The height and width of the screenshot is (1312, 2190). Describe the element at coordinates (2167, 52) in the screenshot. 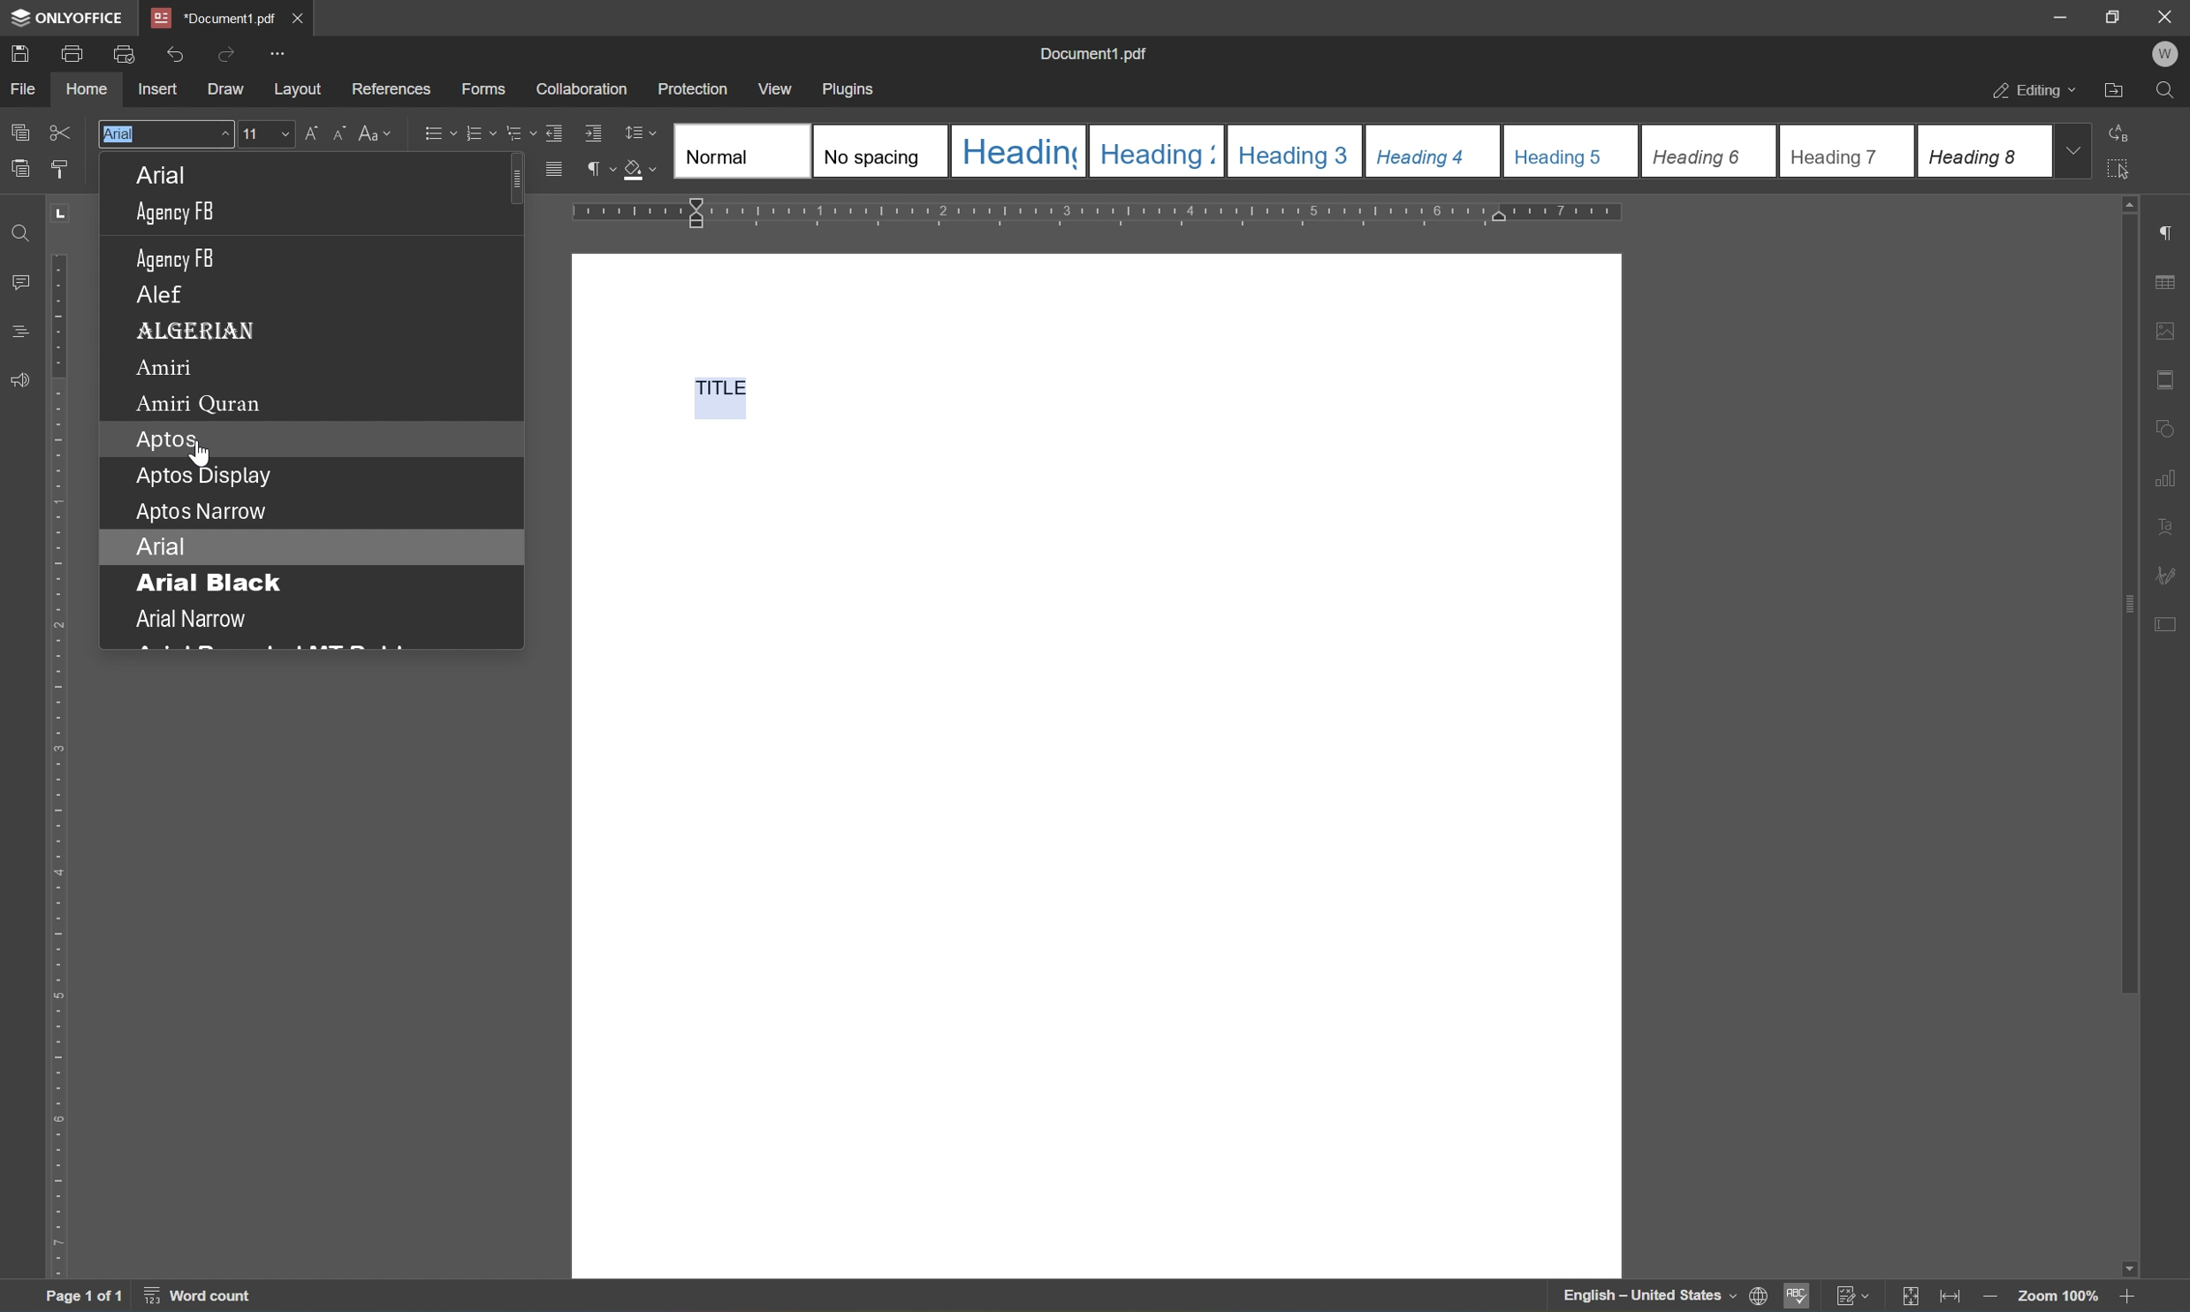

I see `w` at that location.